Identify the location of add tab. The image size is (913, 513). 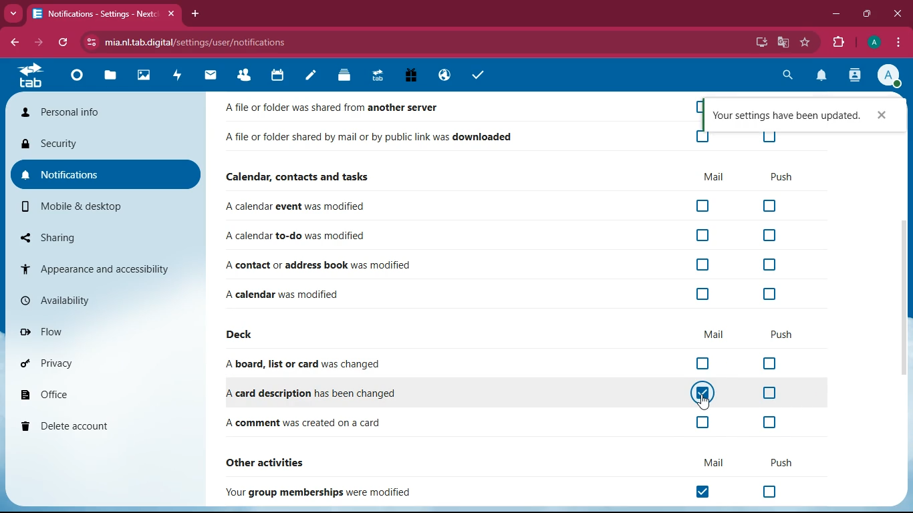
(194, 13).